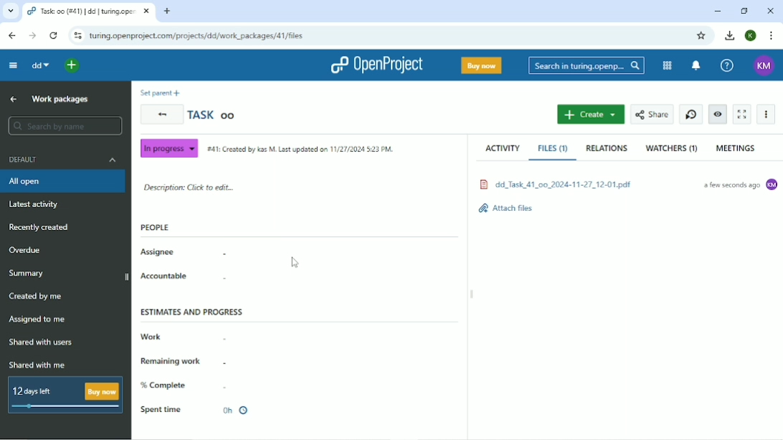 The height and width of the screenshot is (440, 783). Describe the element at coordinates (157, 227) in the screenshot. I see `People` at that location.